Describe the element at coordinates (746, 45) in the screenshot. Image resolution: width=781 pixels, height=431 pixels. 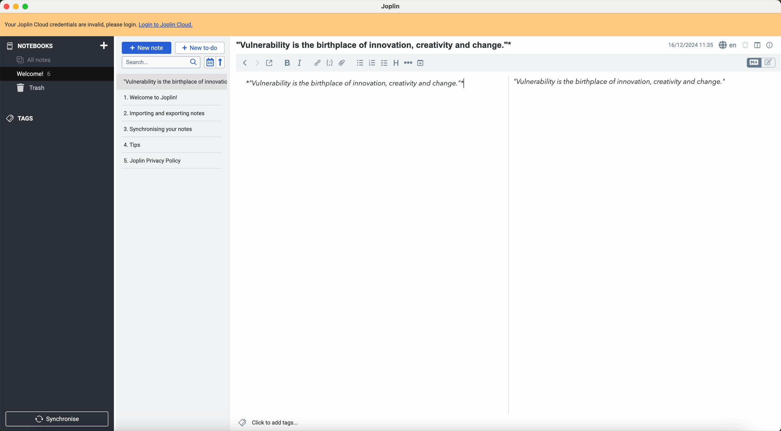
I see `set alarm` at that location.